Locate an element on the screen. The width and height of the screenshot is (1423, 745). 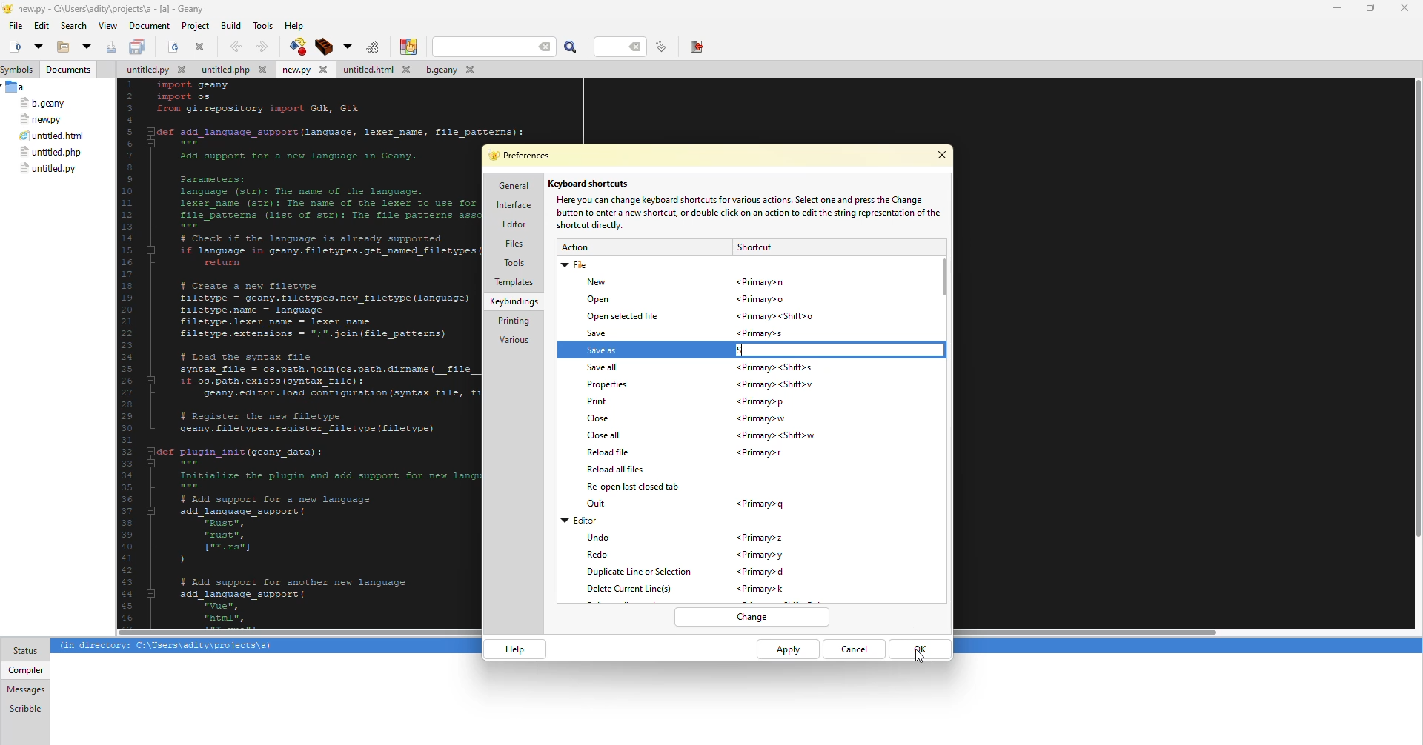
quit is located at coordinates (599, 504).